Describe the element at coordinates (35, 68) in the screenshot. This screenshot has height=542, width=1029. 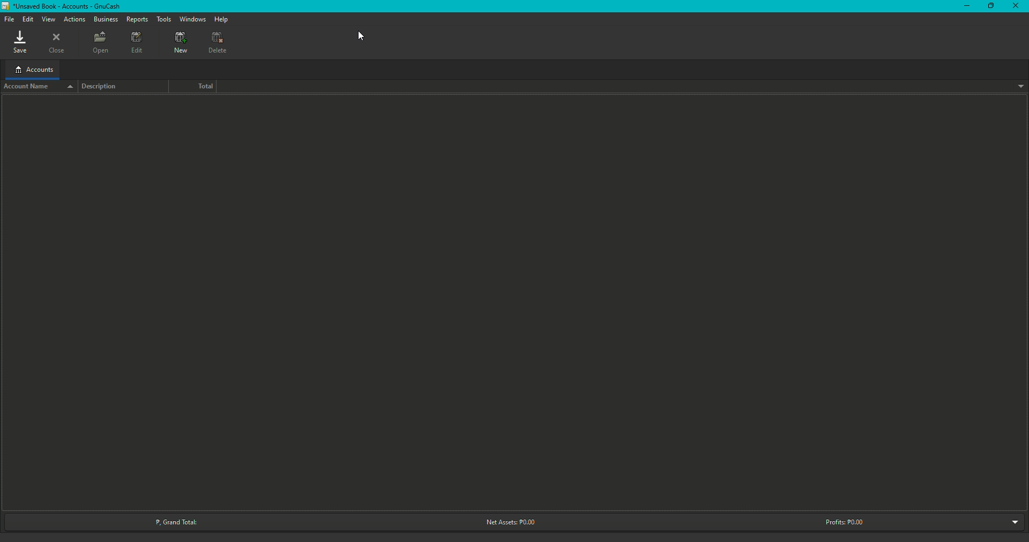
I see `Accounts` at that location.